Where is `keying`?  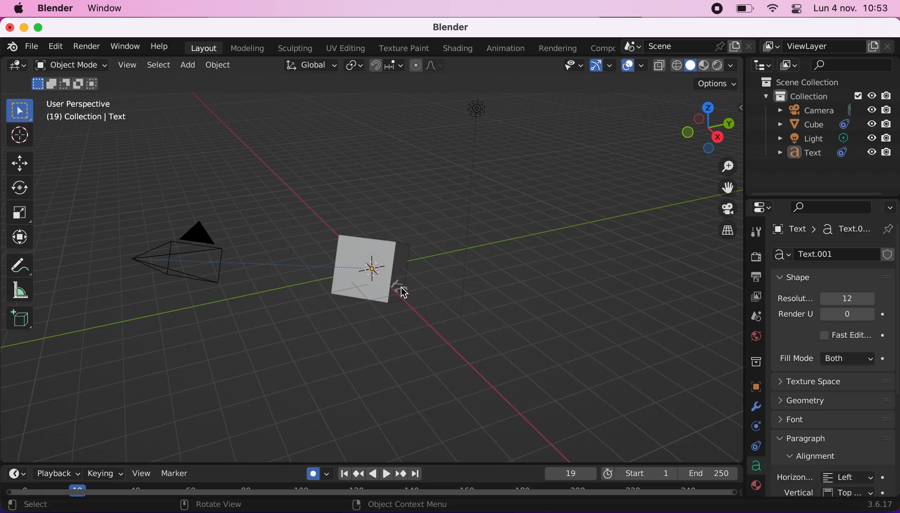
keying is located at coordinates (104, 474).